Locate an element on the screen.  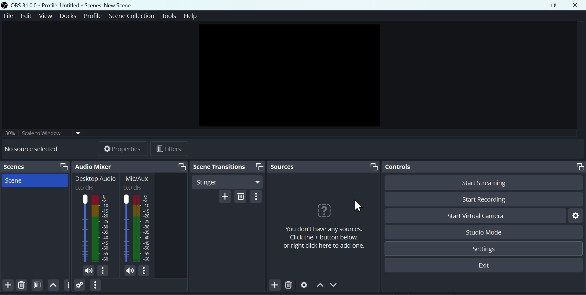
You don't have any sources. click + button below or right click here to add one is located at coordinates (324, 238).